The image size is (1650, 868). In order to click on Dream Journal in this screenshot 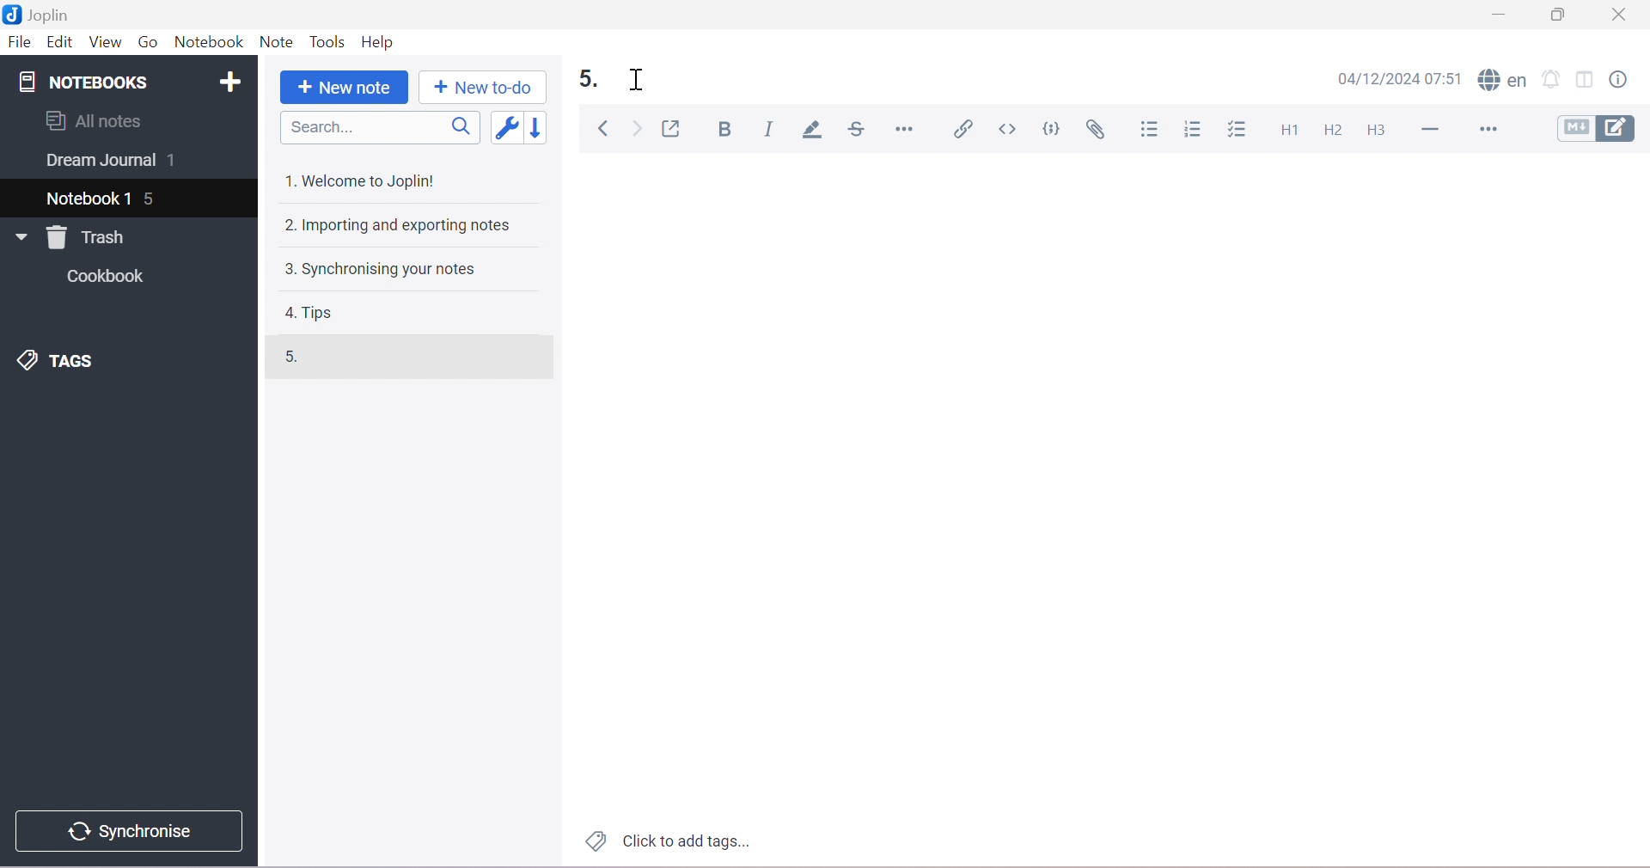, I will do `click(99, 163)`.